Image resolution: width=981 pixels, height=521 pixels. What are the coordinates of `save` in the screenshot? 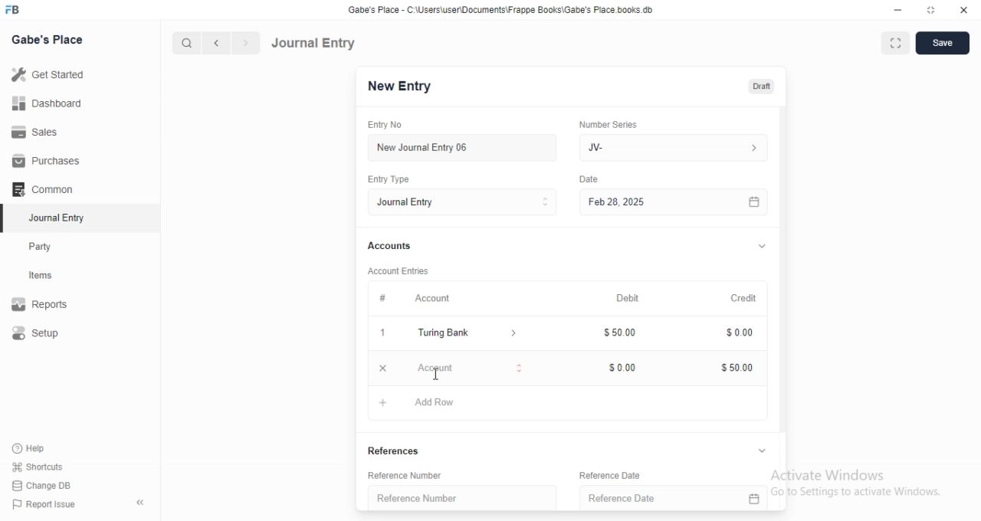 It's located at (944, 43).